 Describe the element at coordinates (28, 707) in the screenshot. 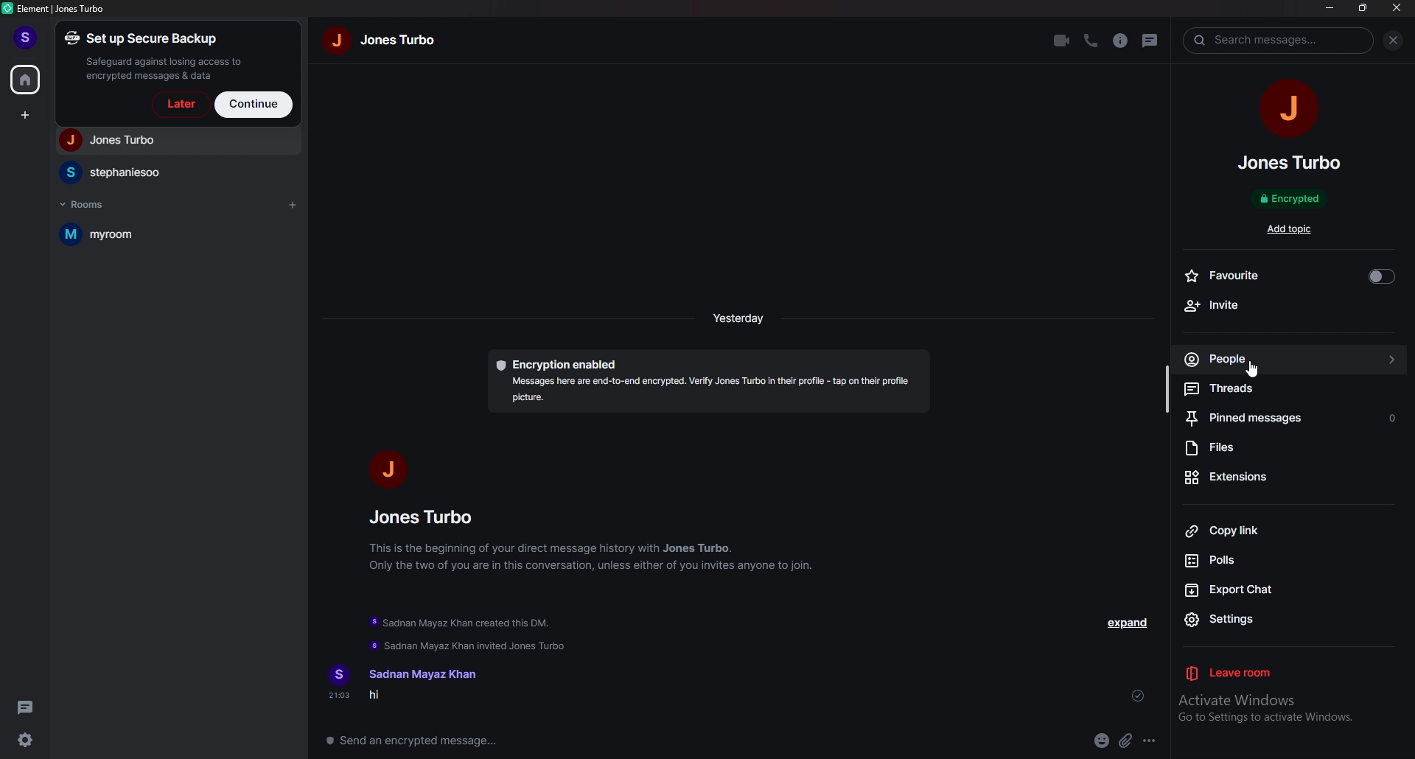

I see `threads` at that location.